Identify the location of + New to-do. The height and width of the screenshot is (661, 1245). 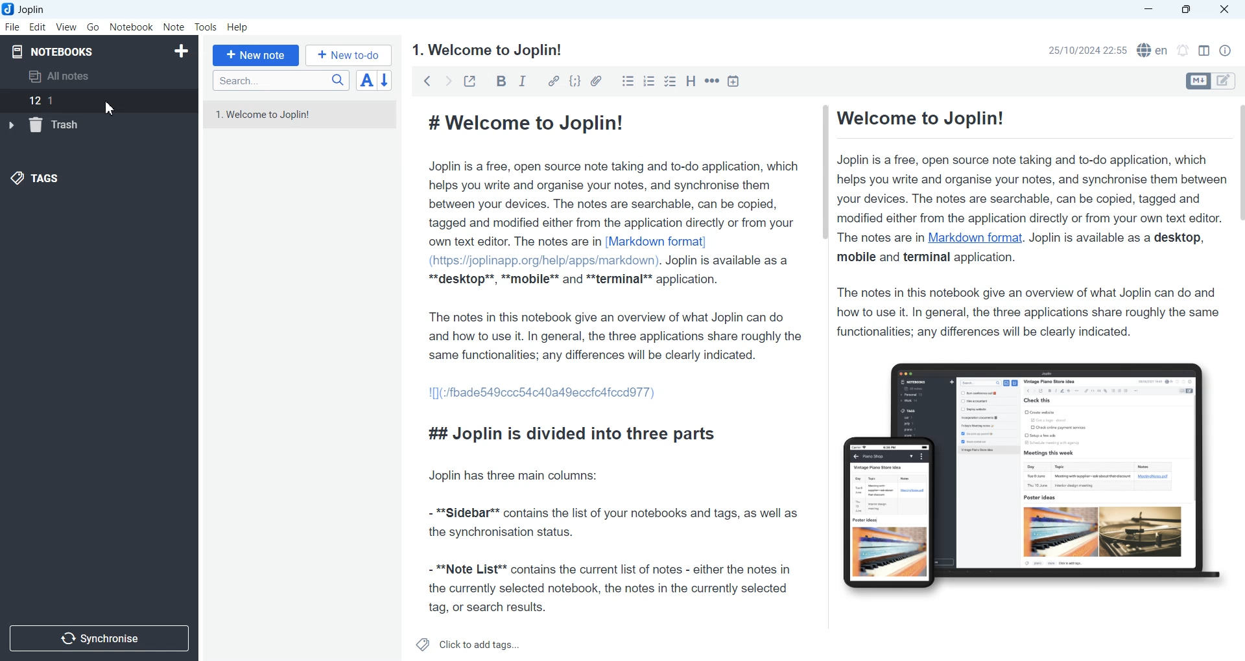
(350, 54).